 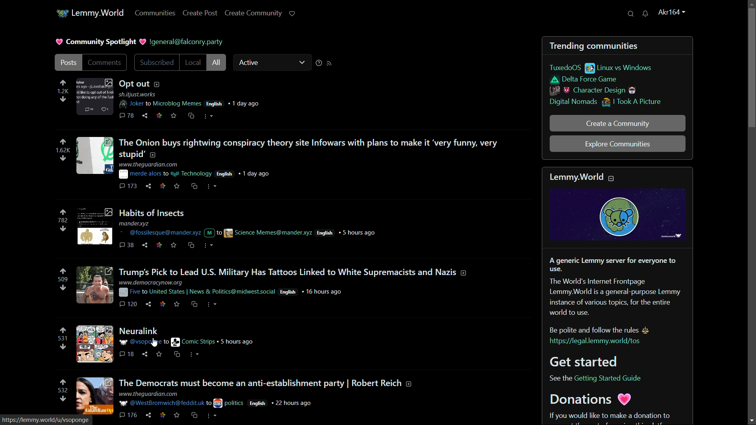 What do you see at coordinates (160, 354) in the screenshot?
I see `save` at bounding box center [160, 354].